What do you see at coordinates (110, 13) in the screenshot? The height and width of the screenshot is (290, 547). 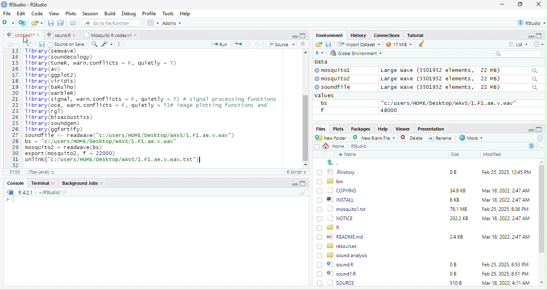 I see `Build` at bounding box center [110, 13].